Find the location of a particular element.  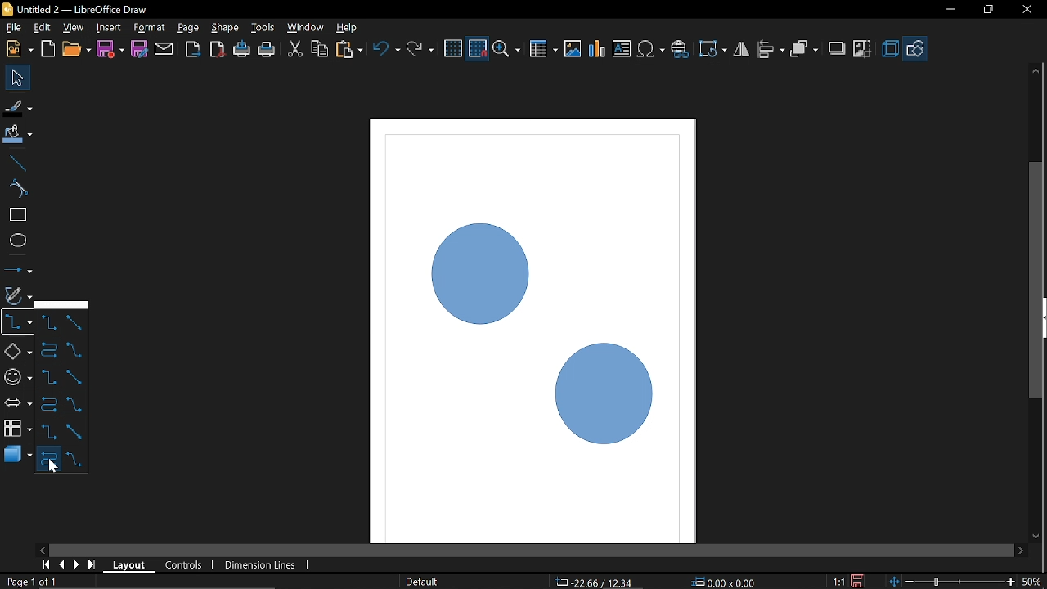

go to first page is located at coordinates (44, 565).